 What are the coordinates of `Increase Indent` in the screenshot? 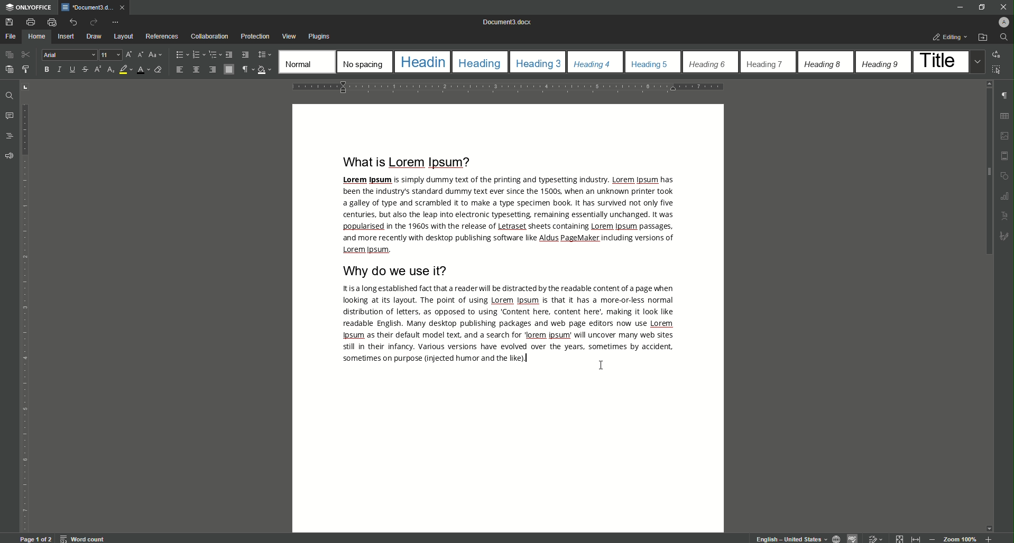 It's located at (247, 54).